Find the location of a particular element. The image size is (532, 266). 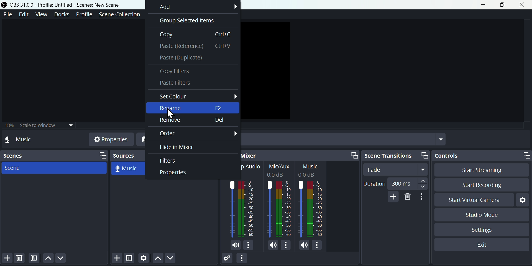

Docks is located at coordinates (61, 14).